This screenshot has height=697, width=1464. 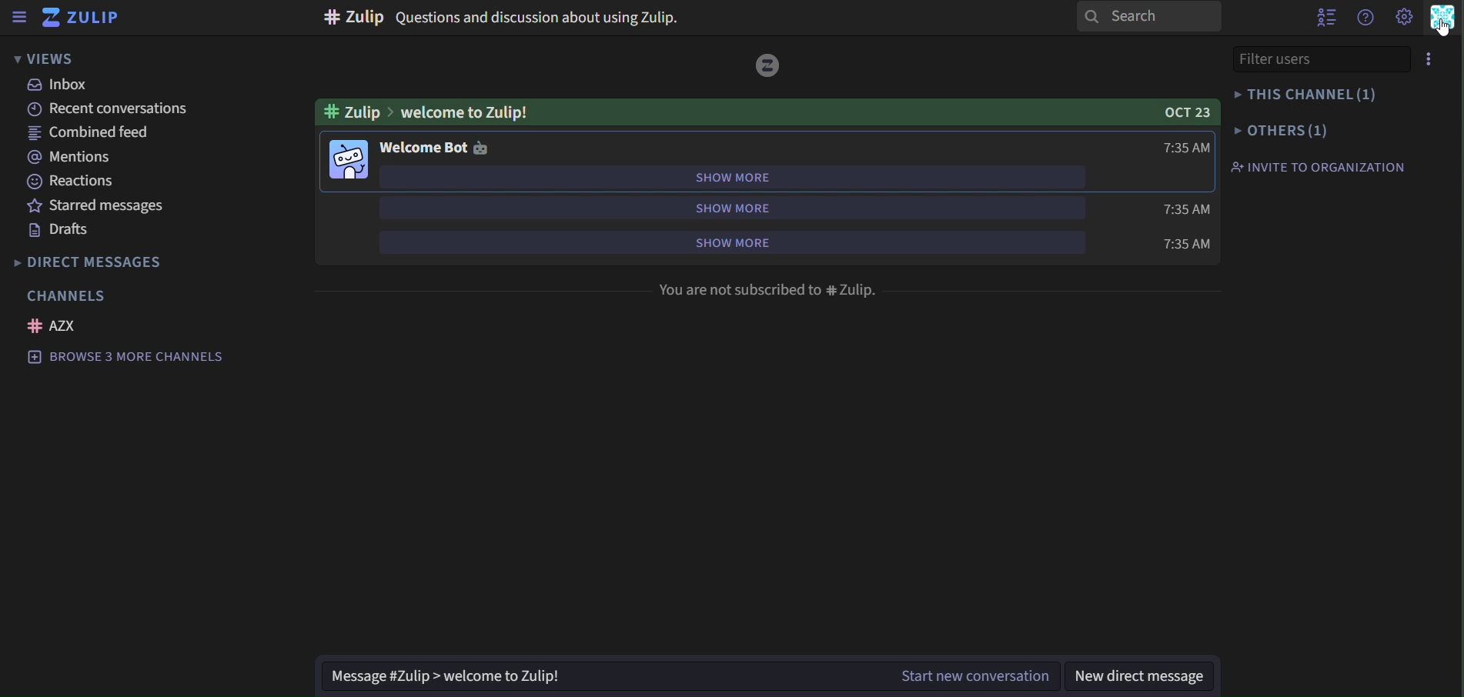 I want to click on time, so click(x=1181, y=208).